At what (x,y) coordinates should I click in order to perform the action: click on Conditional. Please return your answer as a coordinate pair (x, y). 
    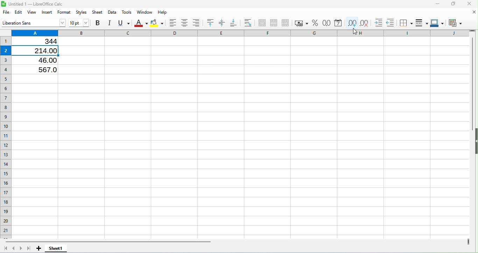
    Looking at the image, I should click on (455, 22).